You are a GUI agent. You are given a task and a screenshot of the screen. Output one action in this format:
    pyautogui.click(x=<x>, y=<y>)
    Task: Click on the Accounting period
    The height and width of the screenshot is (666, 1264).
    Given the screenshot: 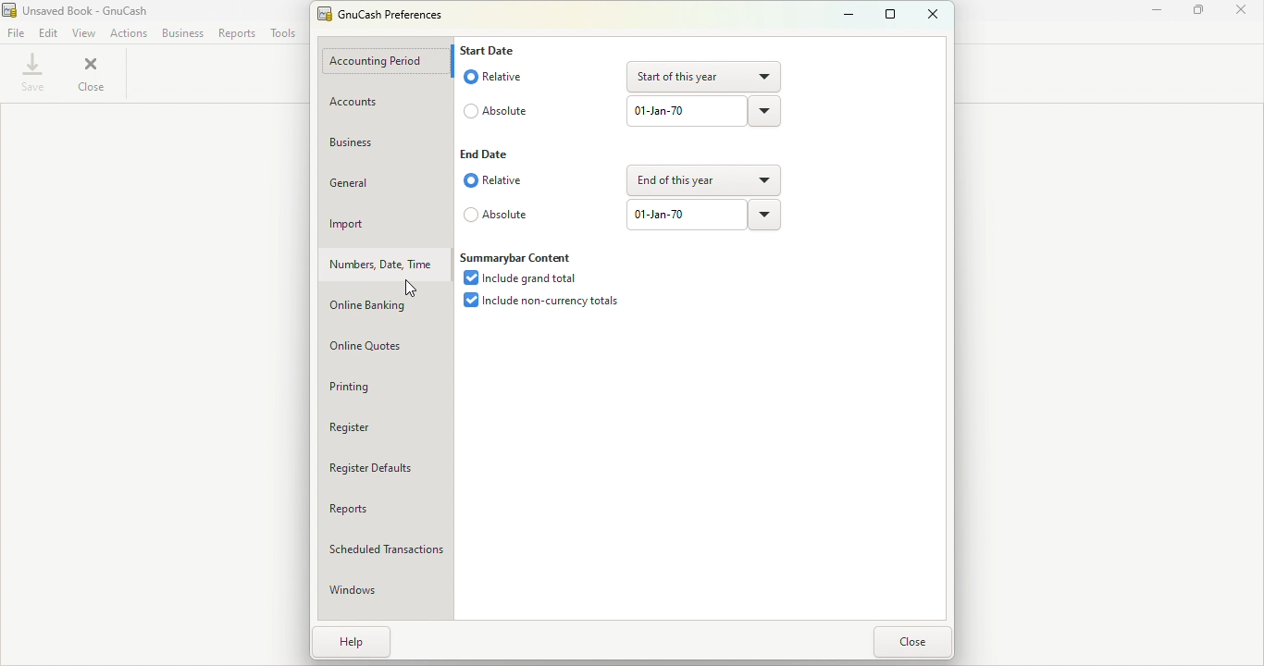 What is the action you would take?
    pyautogui.click(x=388, y=63)
    